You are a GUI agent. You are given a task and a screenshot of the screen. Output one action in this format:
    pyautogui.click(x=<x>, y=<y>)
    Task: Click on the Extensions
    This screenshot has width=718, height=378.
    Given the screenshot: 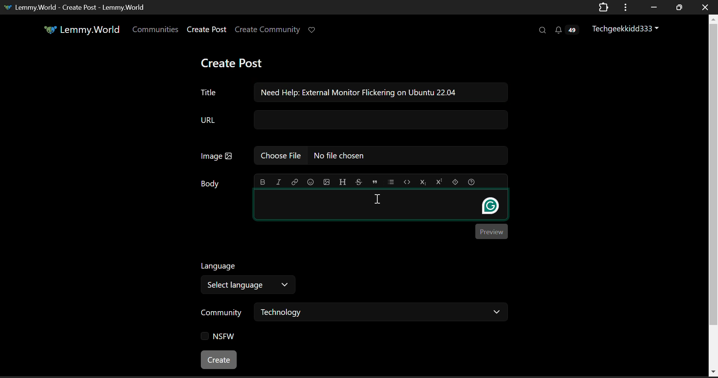 What is the action you would take?
    pyautogui.click(x=604, y=8)
    